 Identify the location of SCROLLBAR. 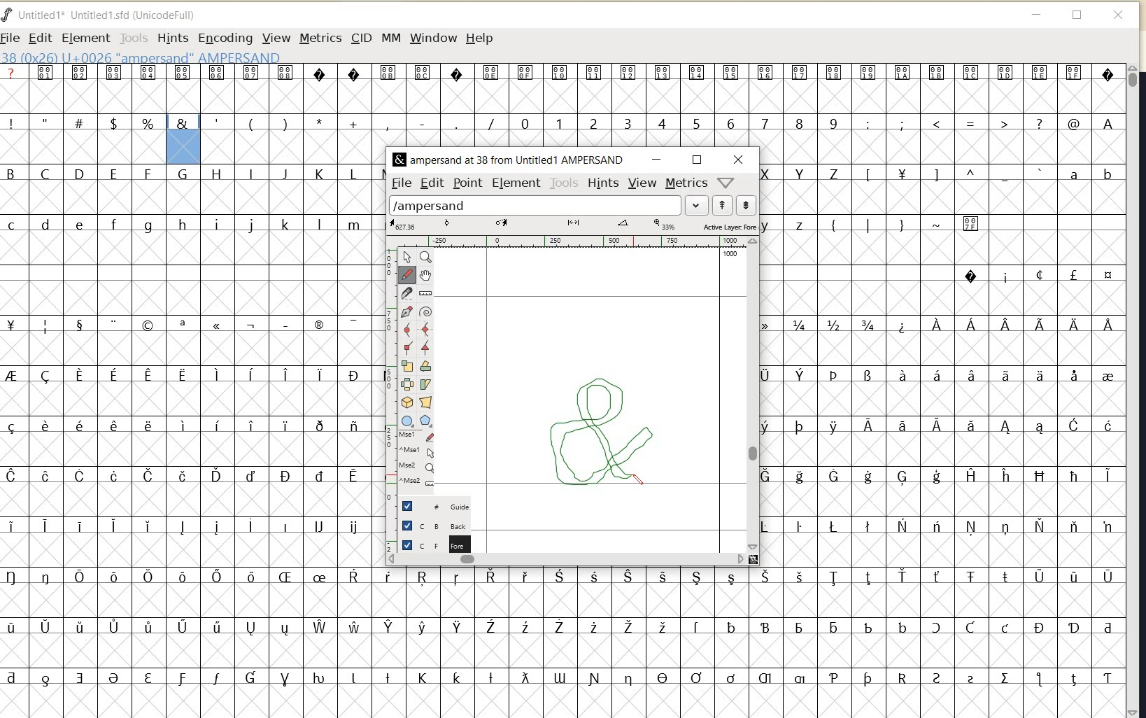
(1135, 390).